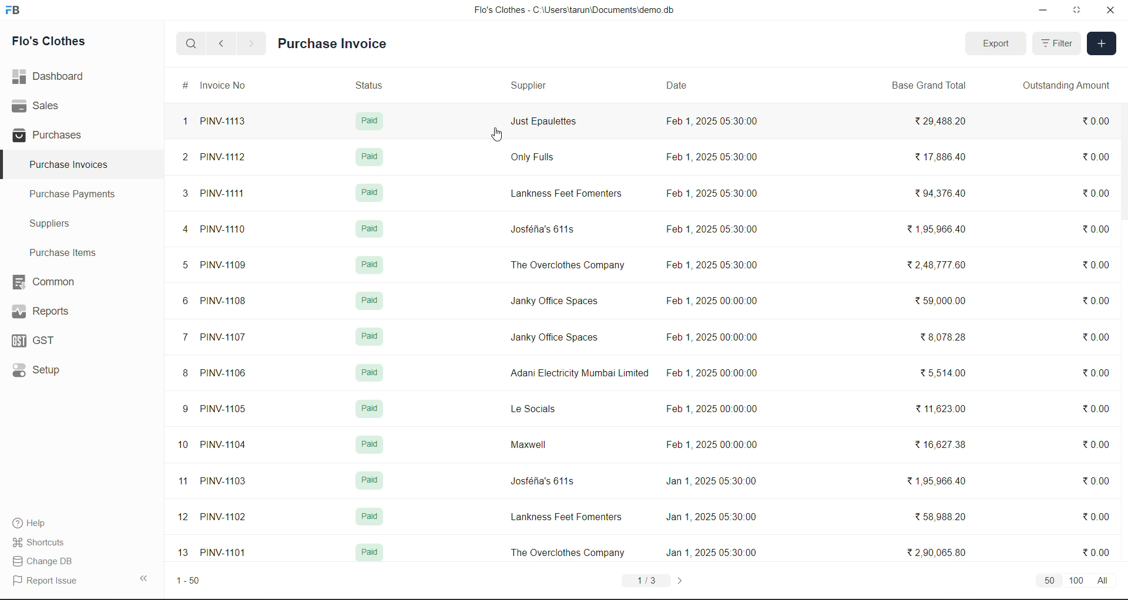 The width and height of the screenshot is (1128, 600). What do you see at coordinates (713, 554) in the screenshot?
I see `Jan 1, 2025 05:30:00` at bounding box center [713, 554].